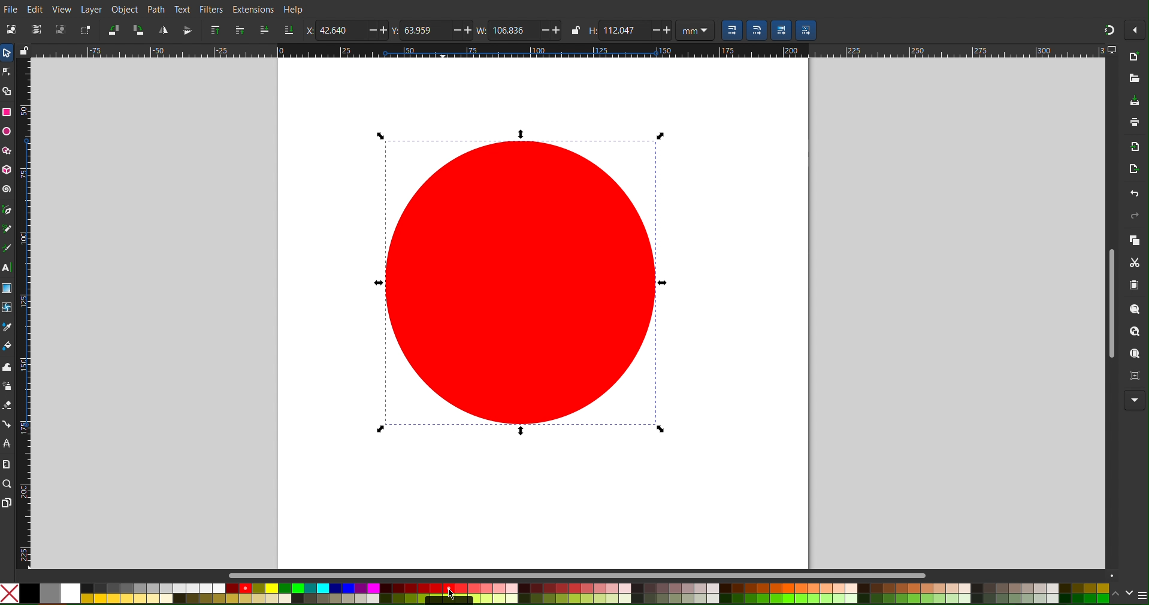  What do you see at coordinates (294, 8) in the screenshot?
I see `Help` at bounding box center [294, 8].